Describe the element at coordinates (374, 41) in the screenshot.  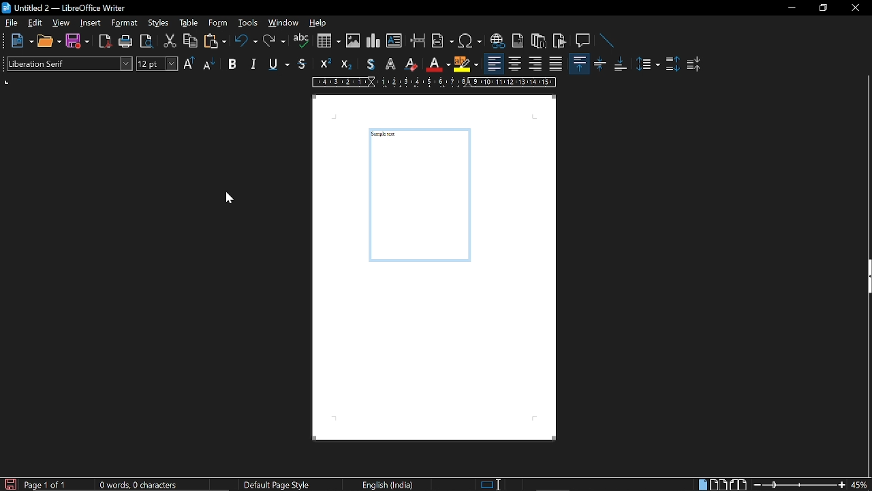
I see `insert chart` at that location.